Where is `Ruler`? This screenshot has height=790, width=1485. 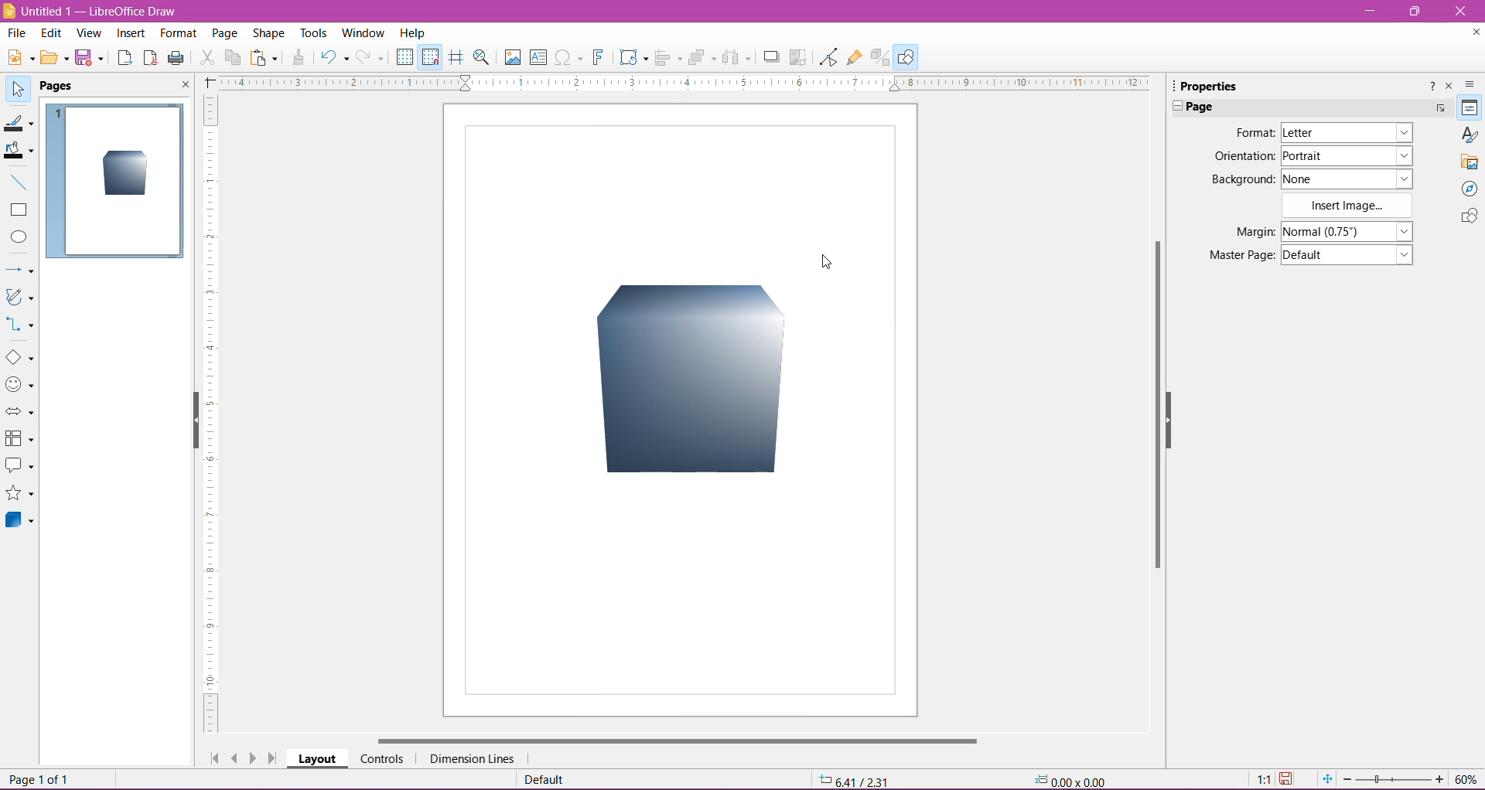
Ruler is located at coordinates (209, 415).